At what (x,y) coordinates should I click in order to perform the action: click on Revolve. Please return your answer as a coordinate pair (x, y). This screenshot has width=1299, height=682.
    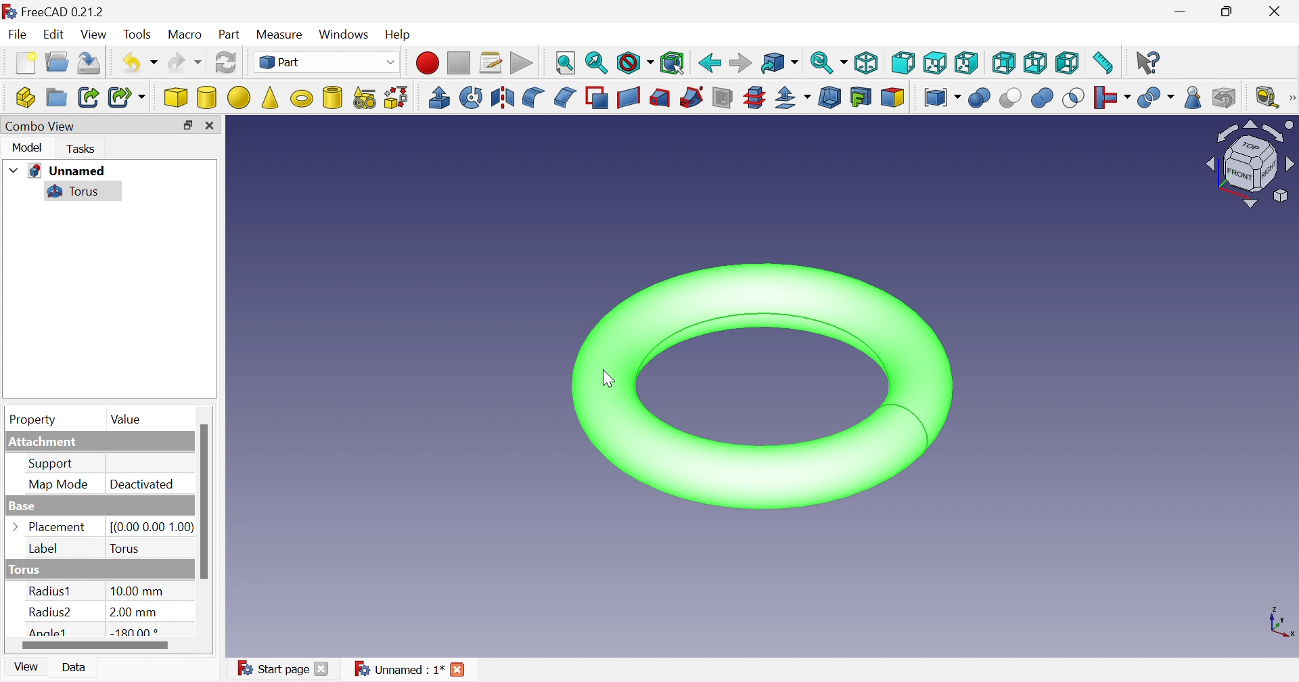
    Looking at the image, I should click on (470, 96).